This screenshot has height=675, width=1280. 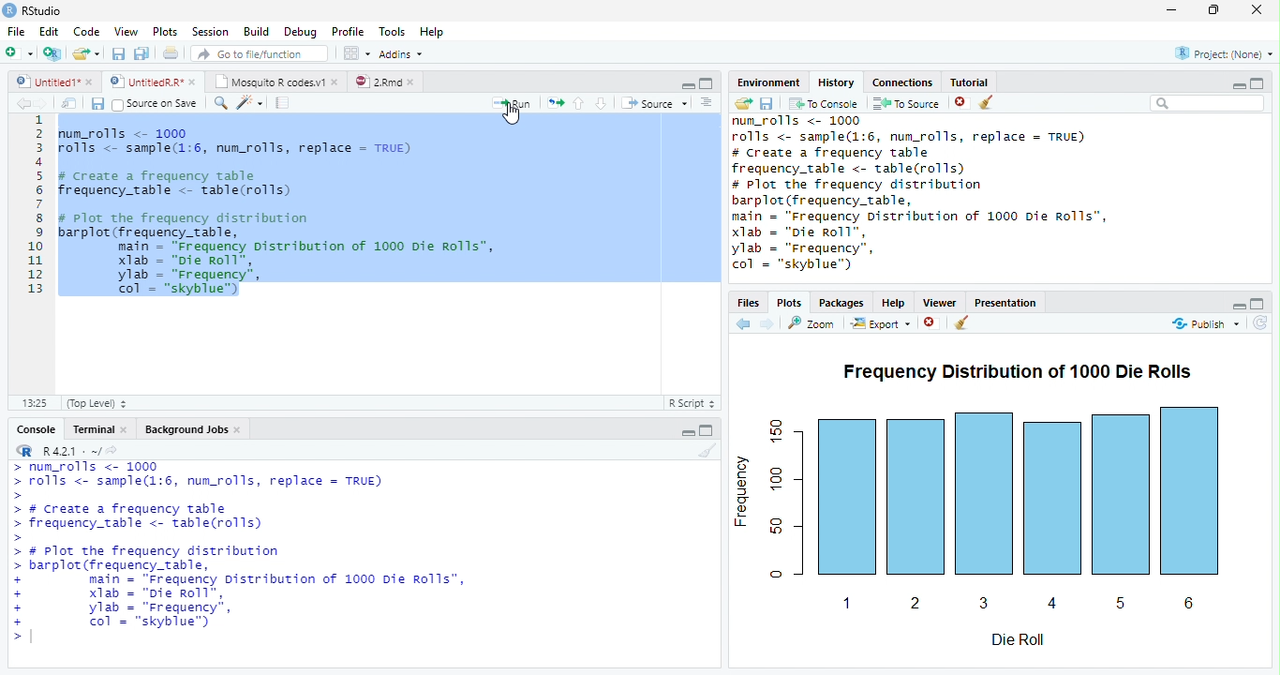 What do you see at coordinates (1223, 52) in the screenshot?
I see `Project: (None)` at bounding box center [1223, 52].